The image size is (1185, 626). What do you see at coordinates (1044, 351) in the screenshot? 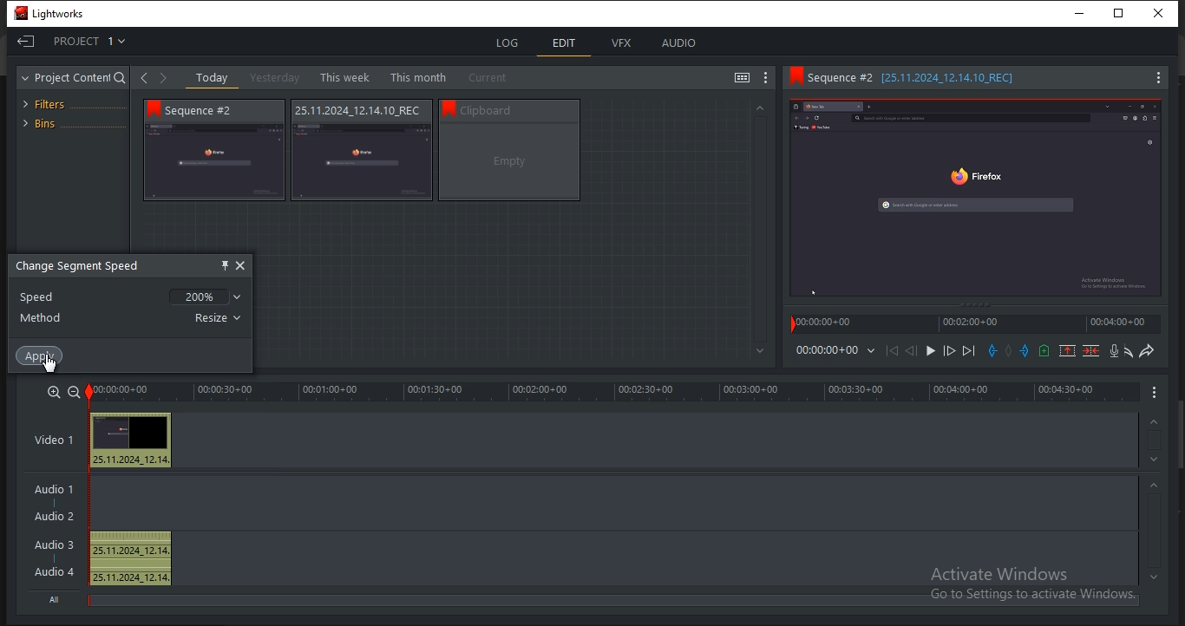
I see `add a cue` at bounding box center [1044, 351].